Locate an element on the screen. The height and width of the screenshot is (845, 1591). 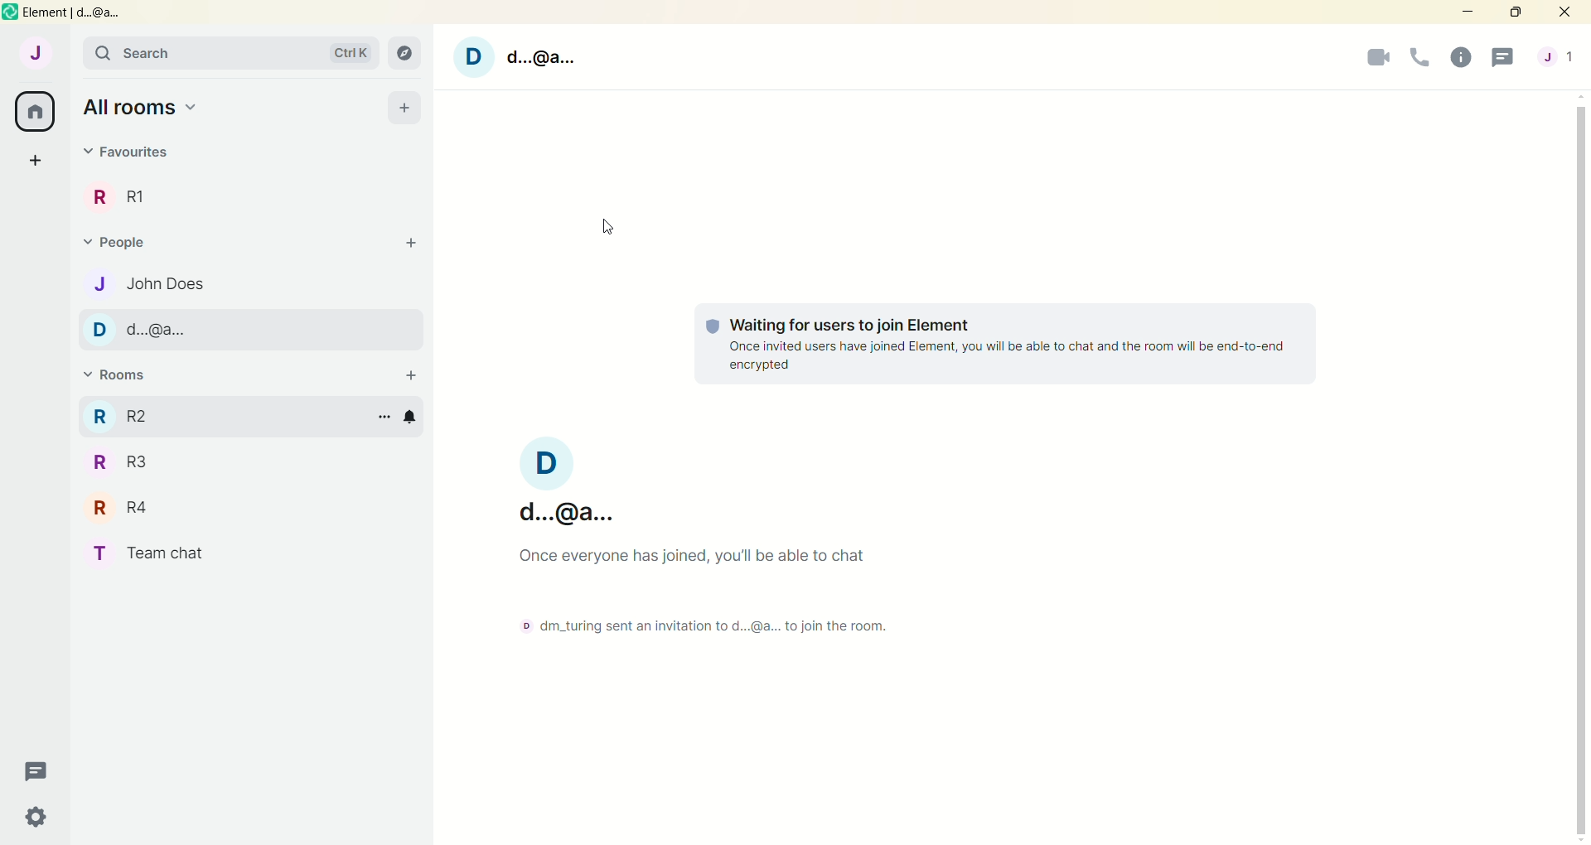
minimize is located at coordinates (1465, 11).